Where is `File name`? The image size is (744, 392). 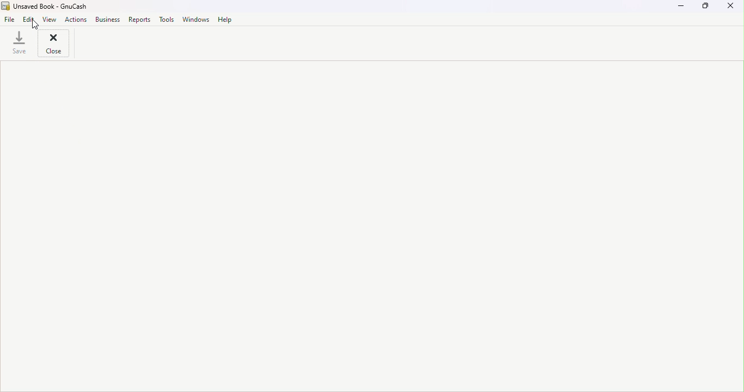
File name is located at coordinates (56, 7).